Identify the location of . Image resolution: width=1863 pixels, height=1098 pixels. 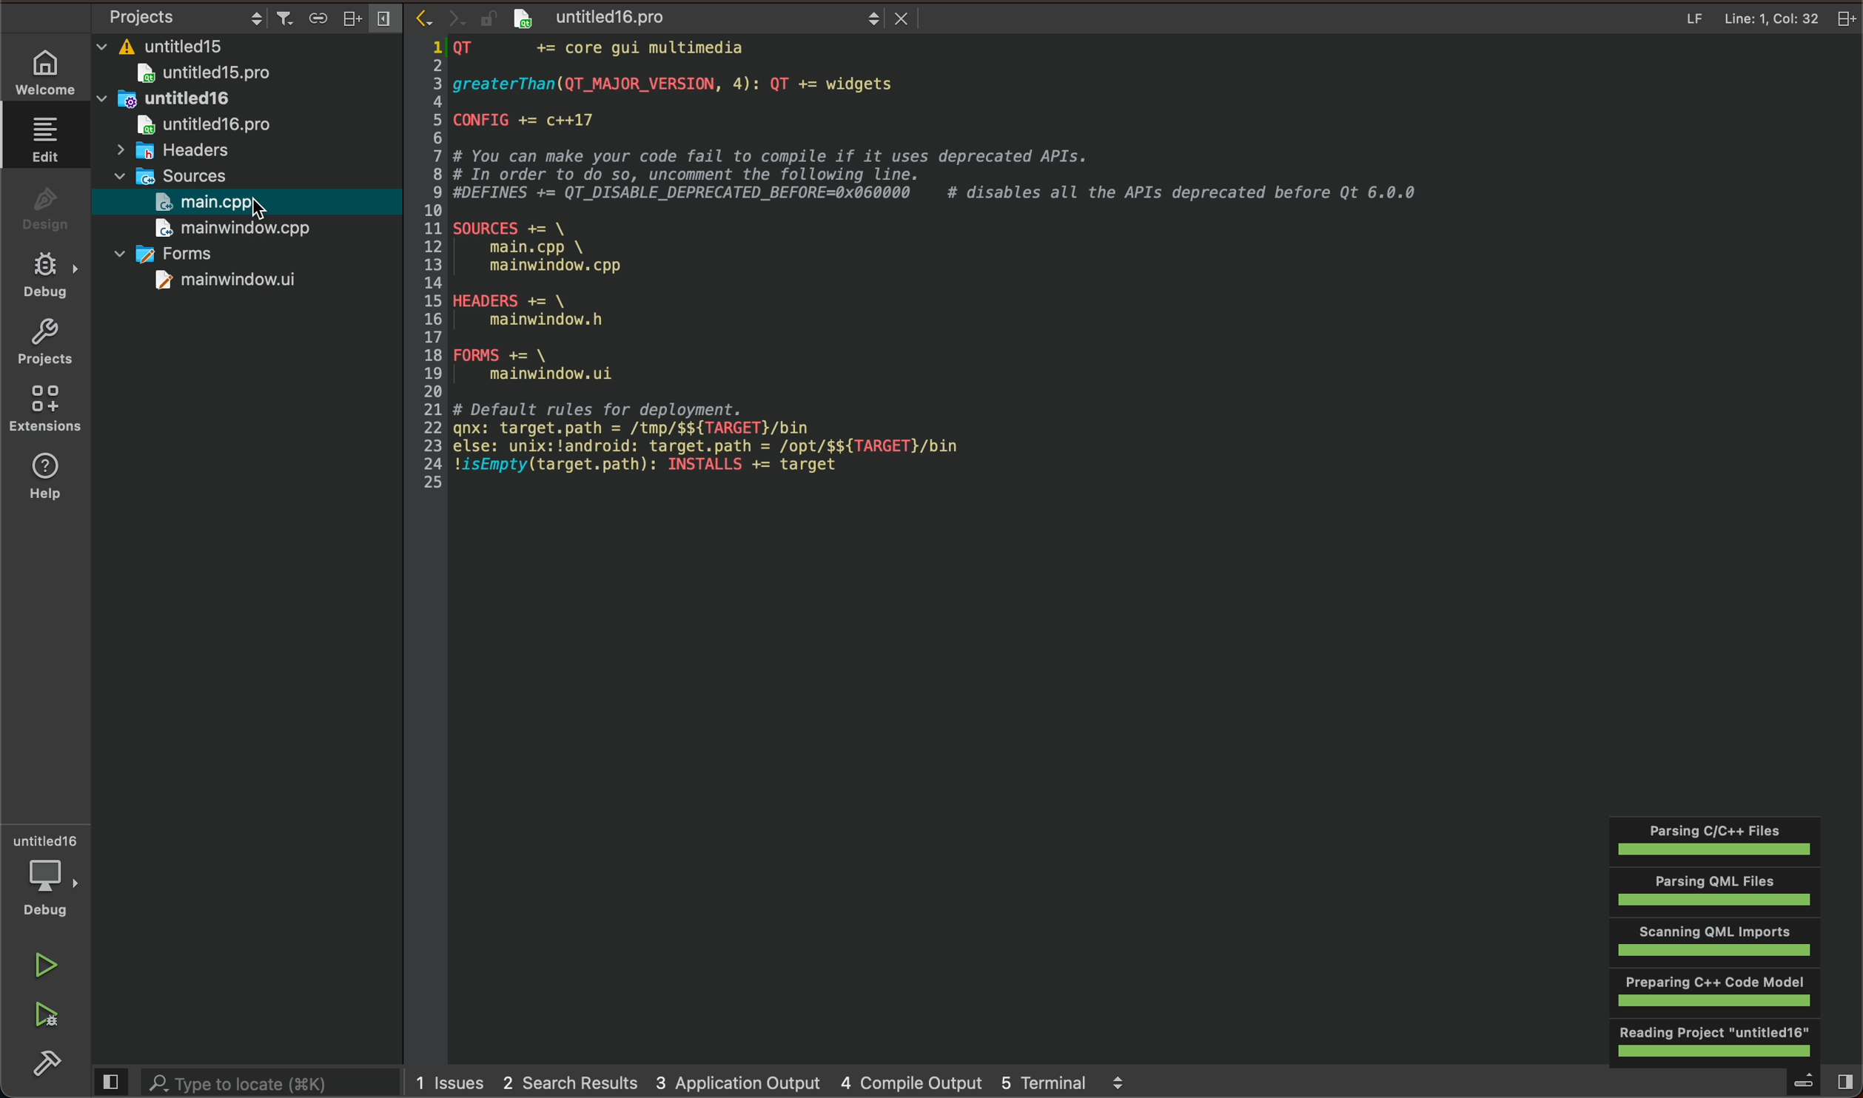
(1827, 17).